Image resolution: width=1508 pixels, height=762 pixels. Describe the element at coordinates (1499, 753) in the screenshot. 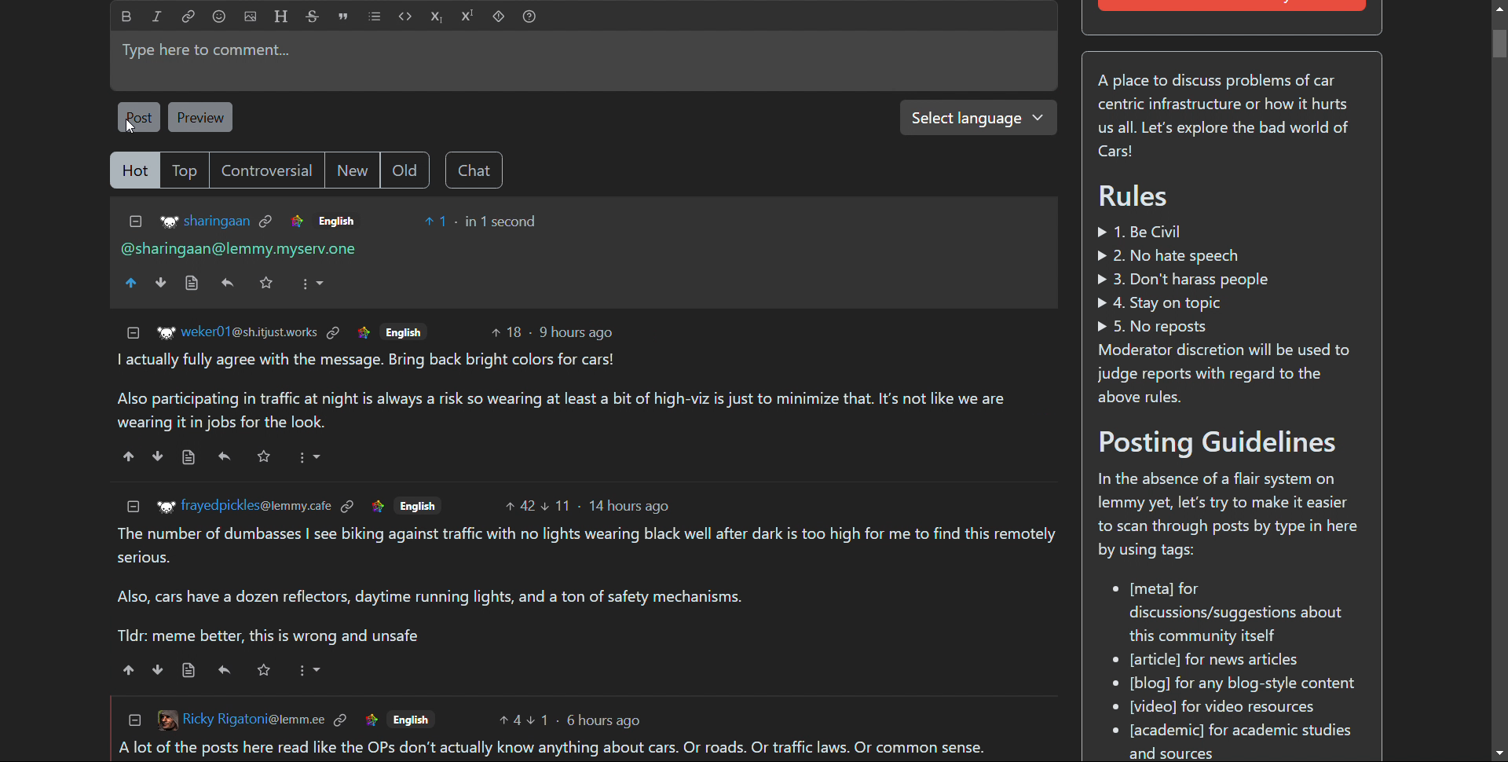

I see `scroll down` at that location.